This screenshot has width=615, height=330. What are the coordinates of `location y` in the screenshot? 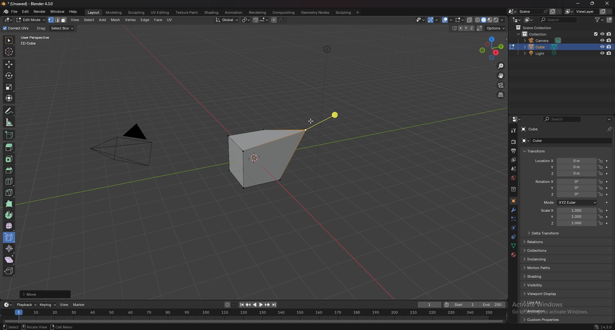 It's located at (567, 167).